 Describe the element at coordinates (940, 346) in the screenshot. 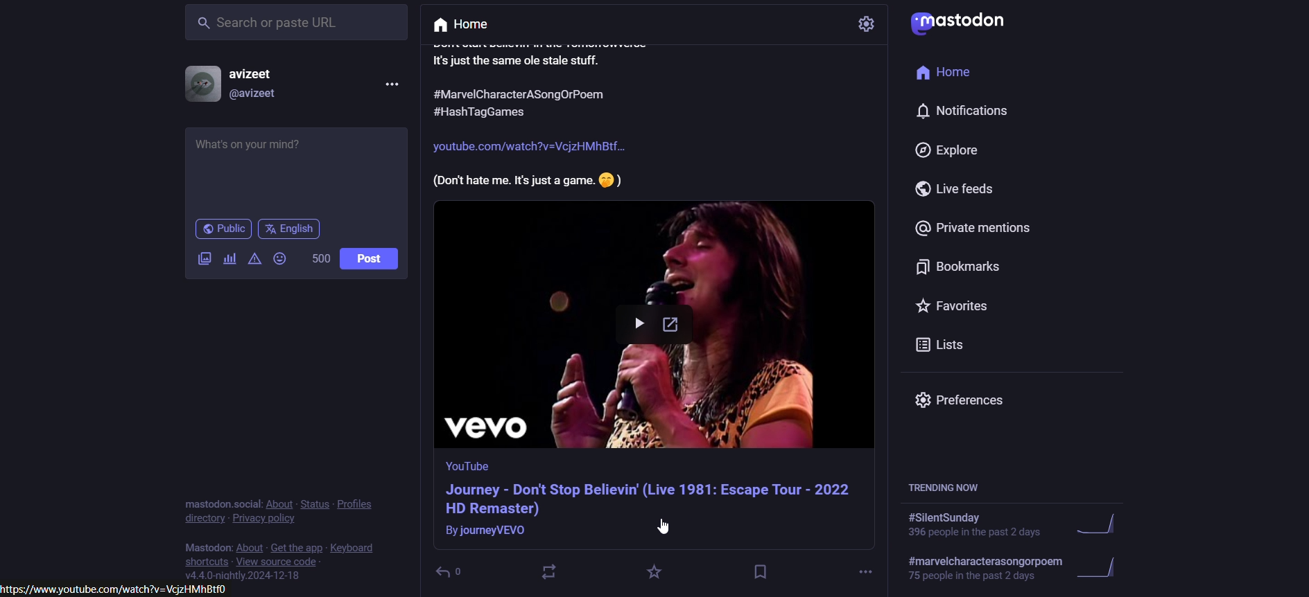

I see `lists` at that location.